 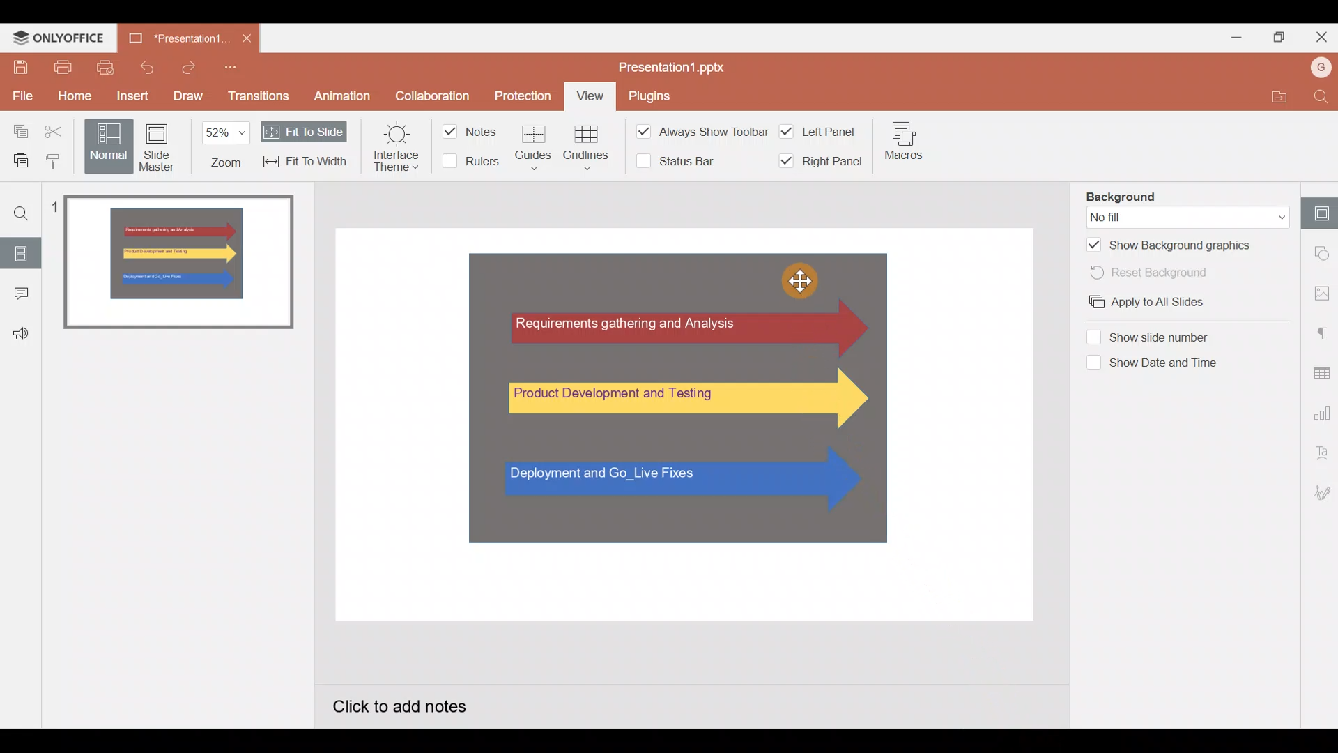 I want to click on Show date and time, so click(x=1161, y=363).